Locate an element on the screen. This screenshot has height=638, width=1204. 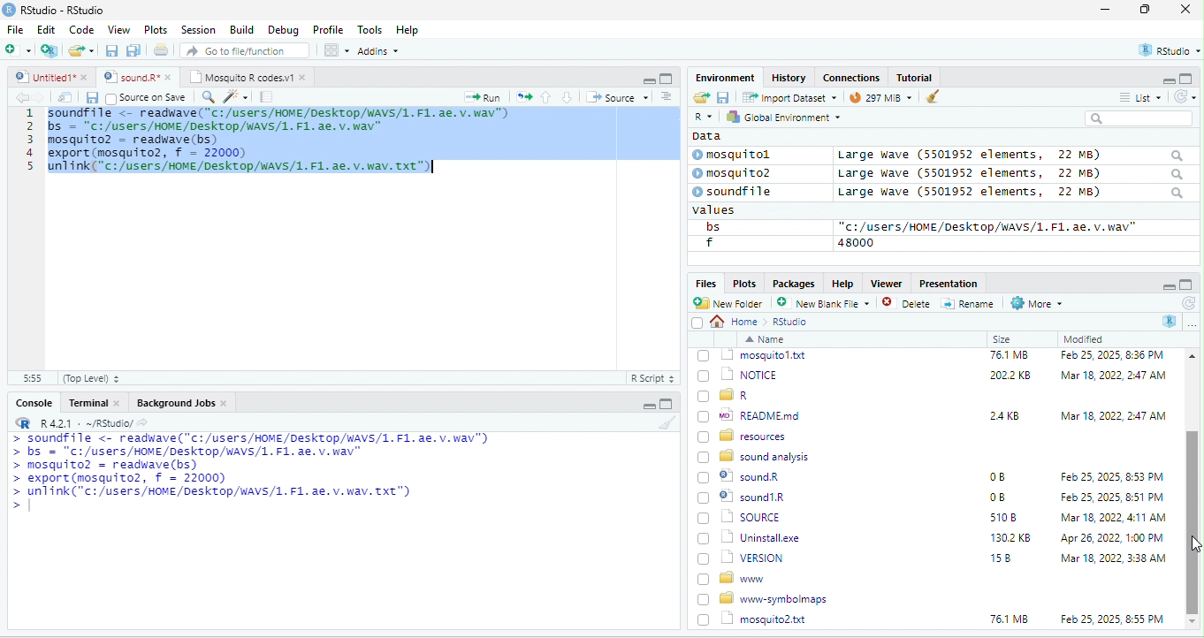
scroll bar is located at coordinates (671, 236).